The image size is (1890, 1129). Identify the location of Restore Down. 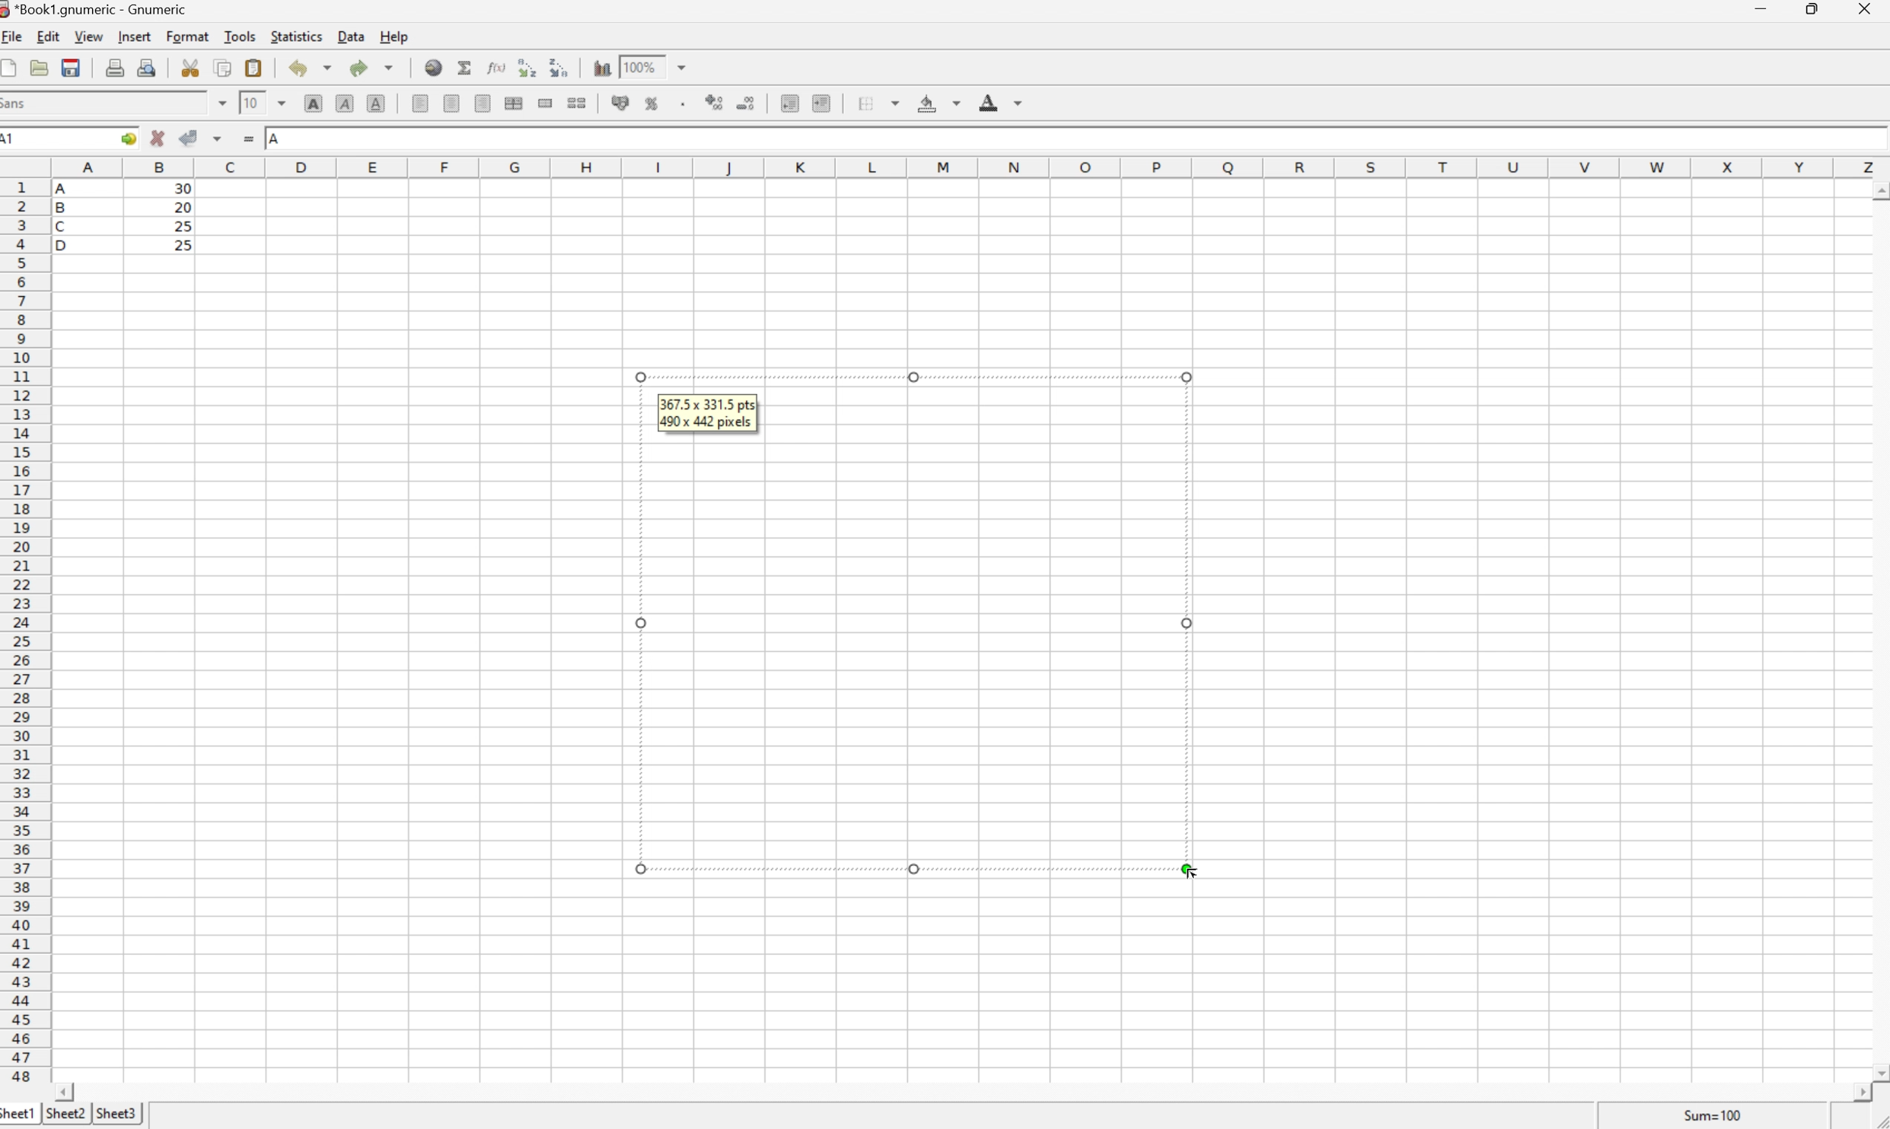
(1815, 8).